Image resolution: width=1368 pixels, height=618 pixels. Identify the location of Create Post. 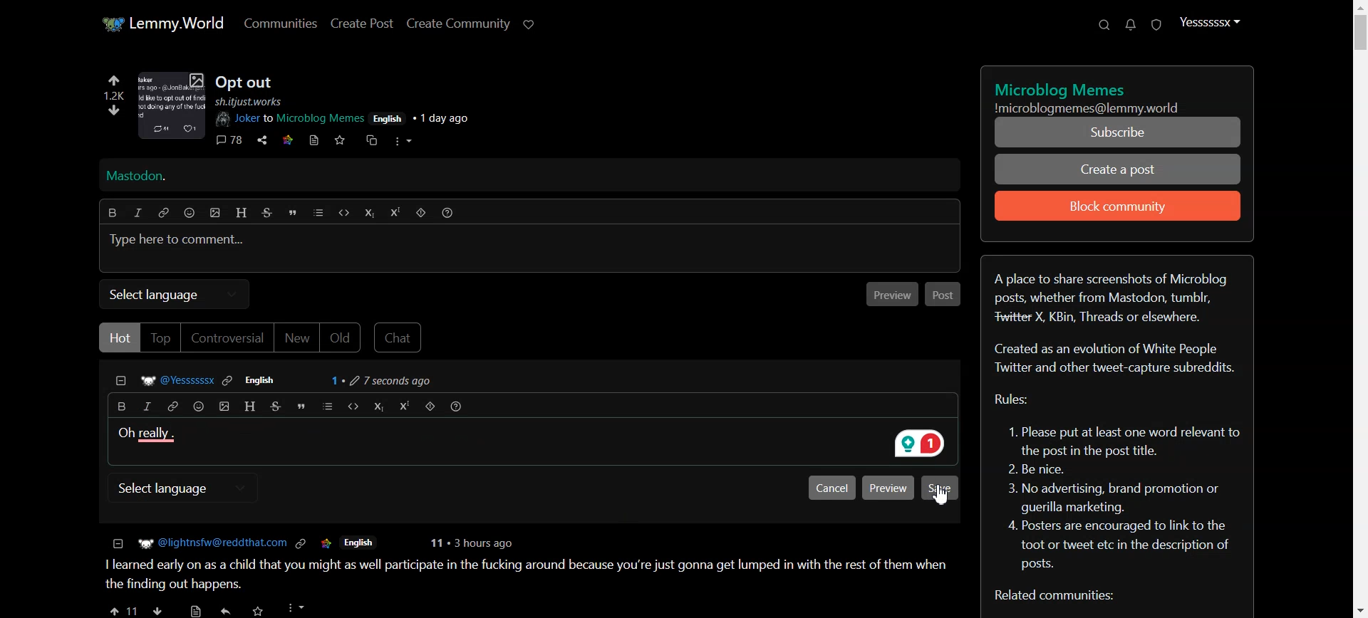
(362, 23).